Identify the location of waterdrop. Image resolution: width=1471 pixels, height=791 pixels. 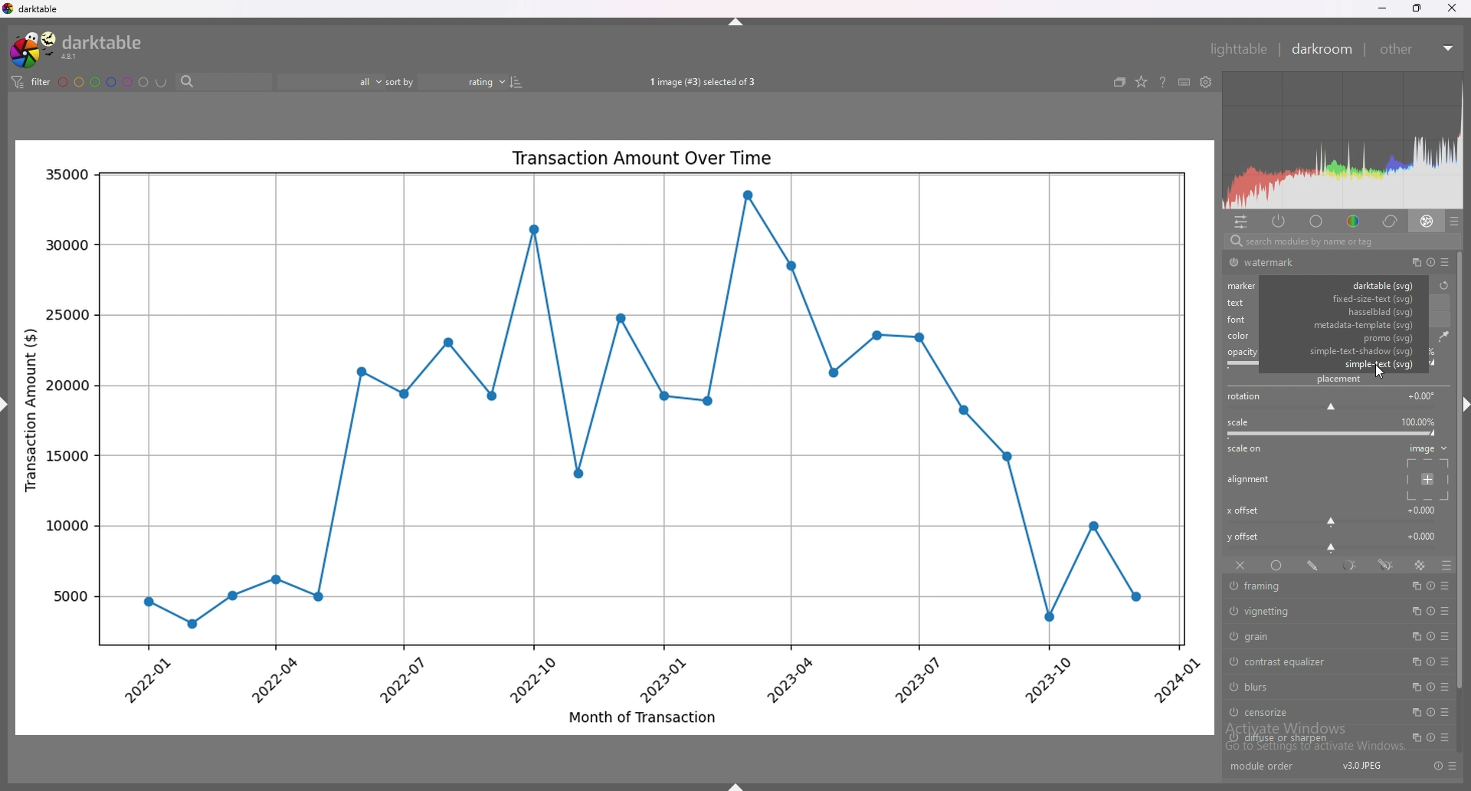
(1443, 336).